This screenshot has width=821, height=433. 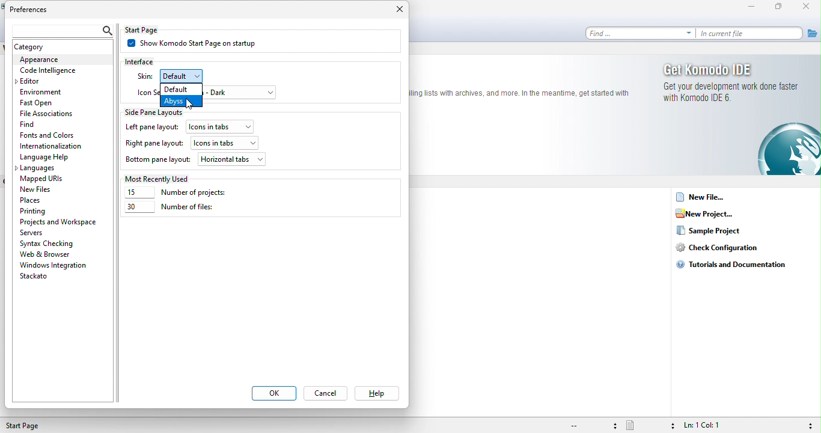 What do you see at coordinates (715, 425) in the screenshot?
I see `ln 1, col 1` at bounding box center [715, 425].